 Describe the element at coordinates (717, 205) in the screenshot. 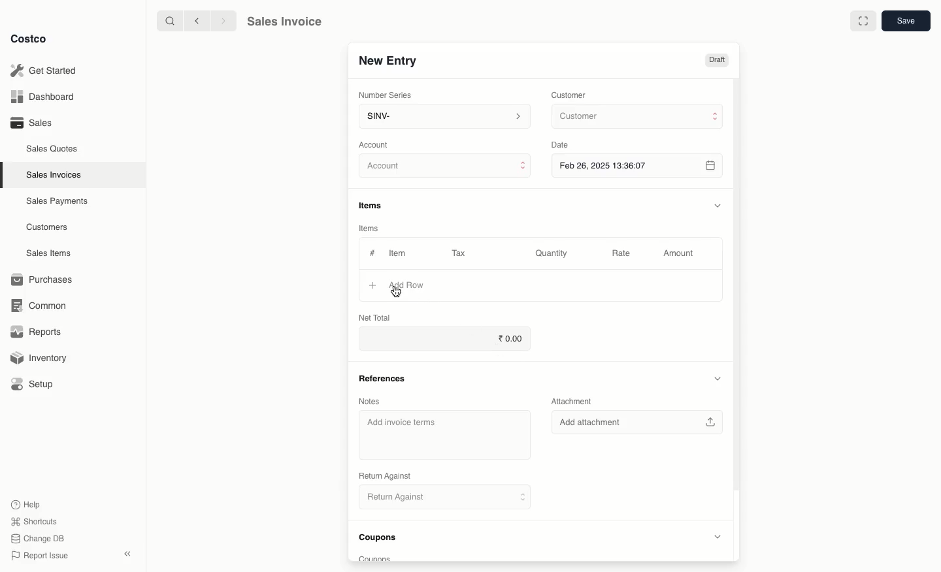

I see `Hide` at that location.